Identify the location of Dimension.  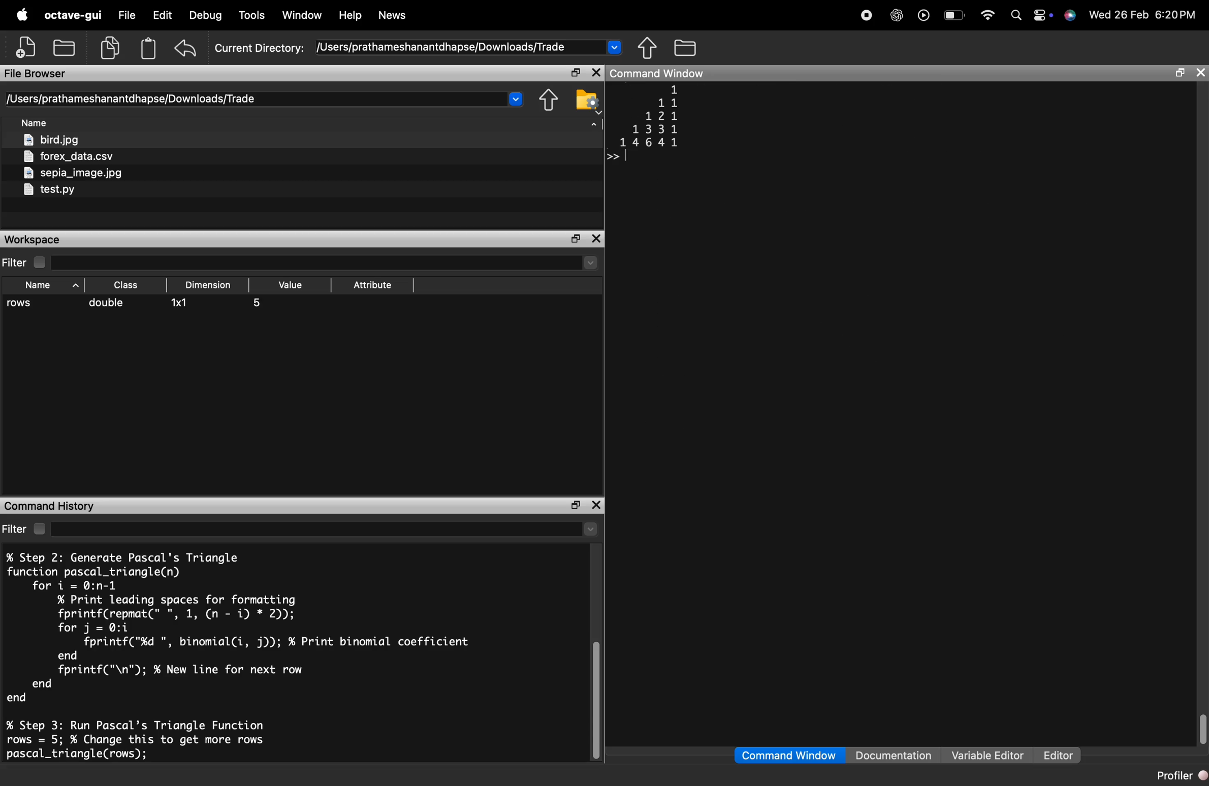
(207, 285).